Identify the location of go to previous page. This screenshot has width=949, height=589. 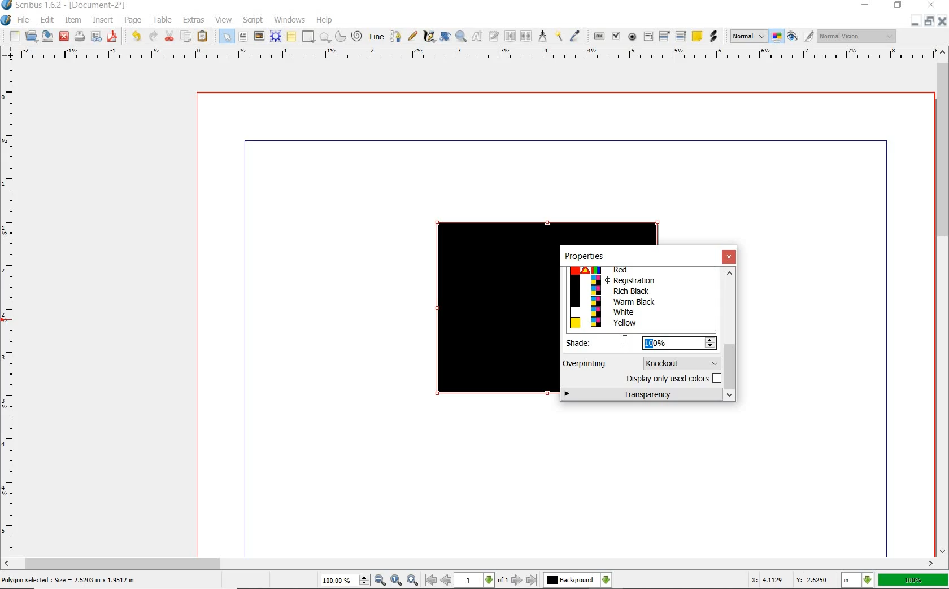
(446, 581).